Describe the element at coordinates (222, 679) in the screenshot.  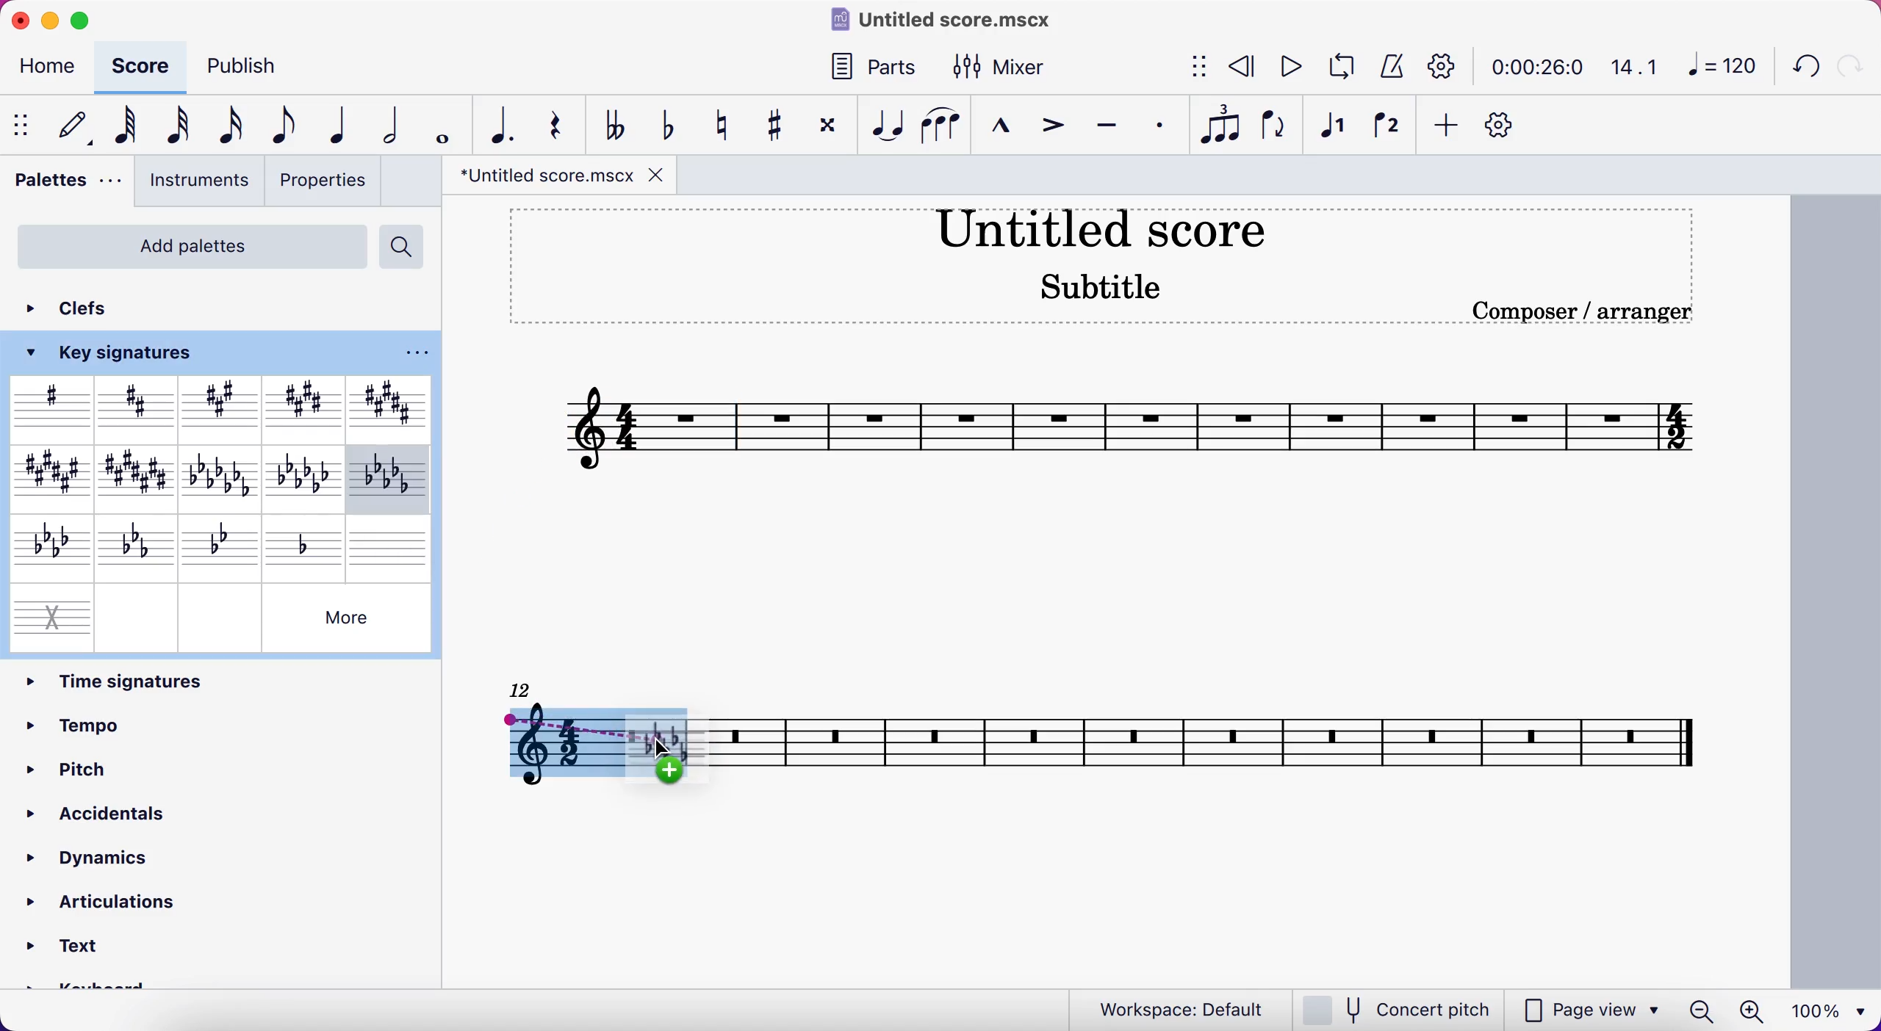
I see `time signatures` at that location.